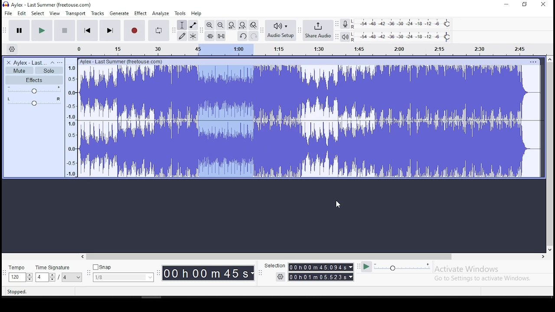 The width and height of the screenshot is (555, 312). Describe the element at coordinates (242, 25) in the screenshot. I see `fit project to width` at that location.